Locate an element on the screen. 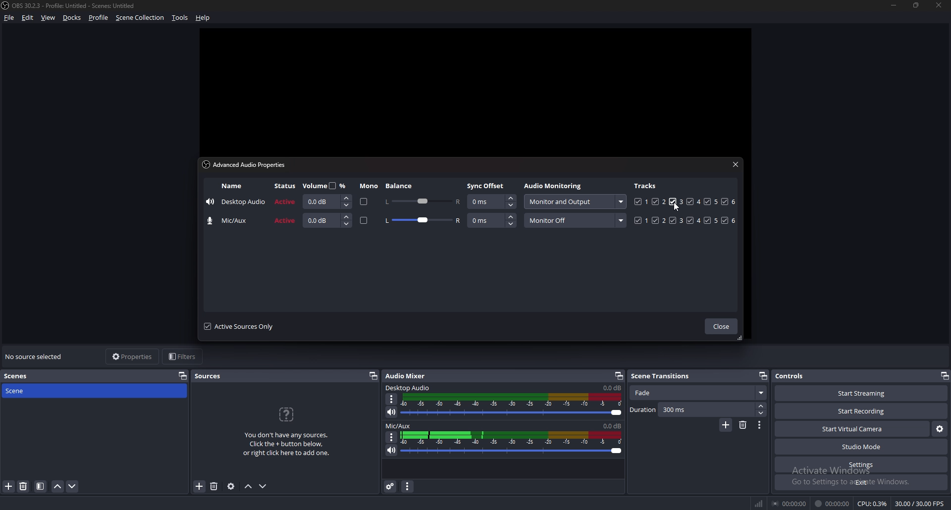 The width and height of the screenshot is (951, 510). balance is located at coordinates (400, 186).